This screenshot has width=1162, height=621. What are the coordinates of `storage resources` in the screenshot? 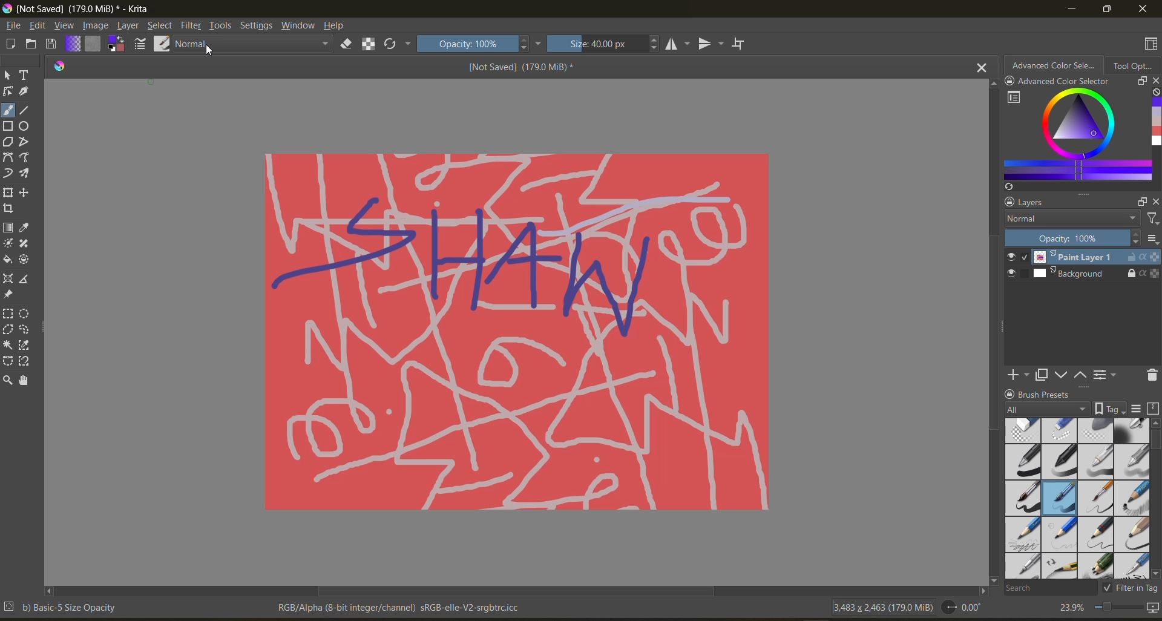 It's located at (1155, 410).